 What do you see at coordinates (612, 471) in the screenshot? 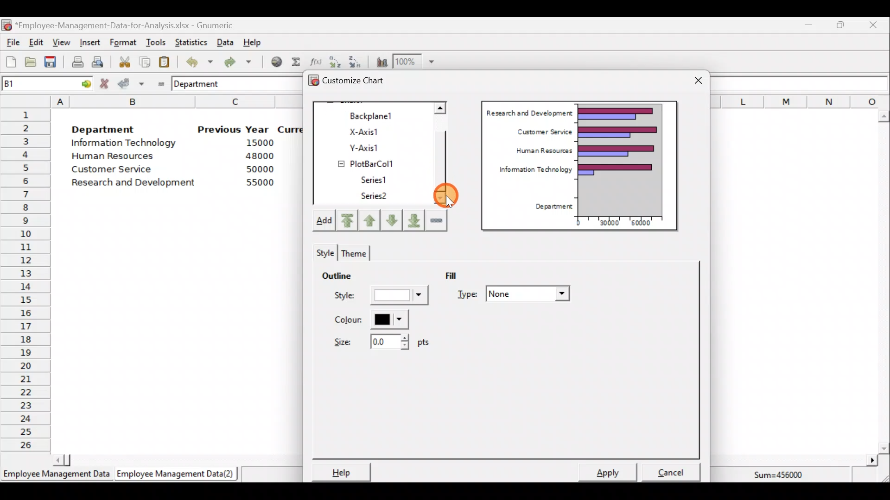
I see `Apply` at bounding box center [612, 471].